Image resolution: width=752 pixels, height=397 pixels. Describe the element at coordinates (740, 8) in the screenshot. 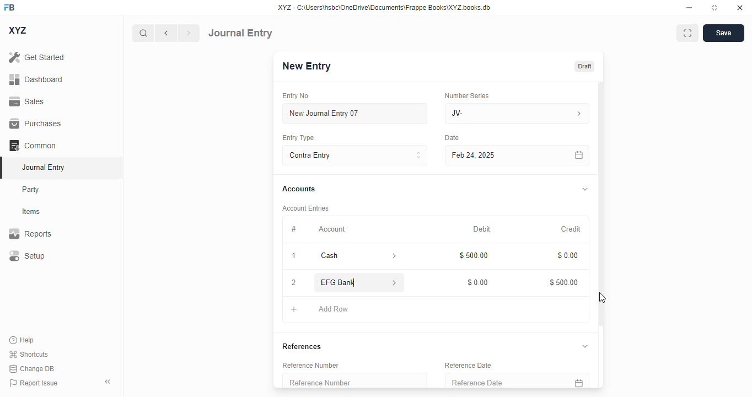

I see `close` at that location.